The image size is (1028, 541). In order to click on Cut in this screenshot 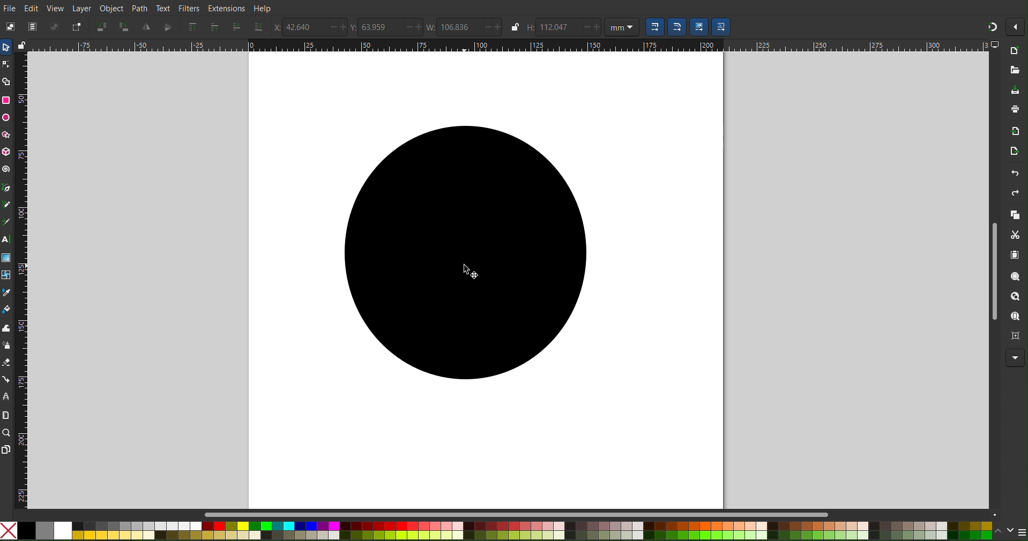, I will do `click(1015, 235)`.